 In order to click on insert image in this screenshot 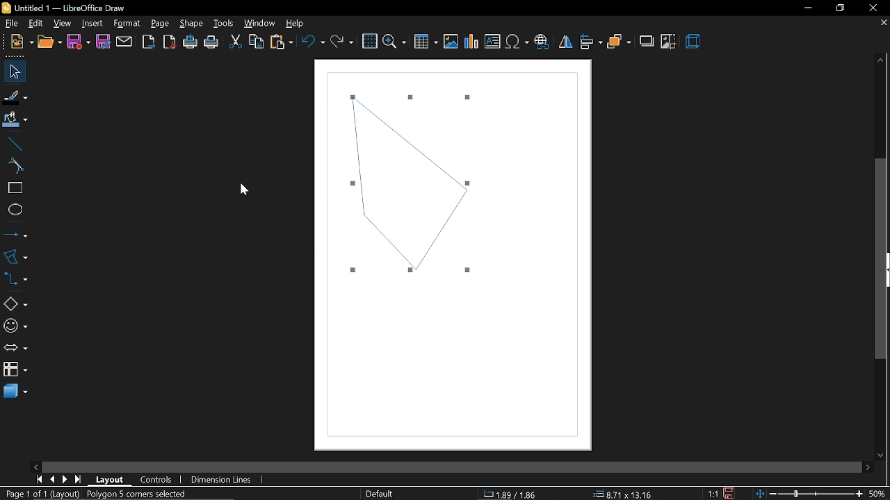, I will do `click(452, 42)`.